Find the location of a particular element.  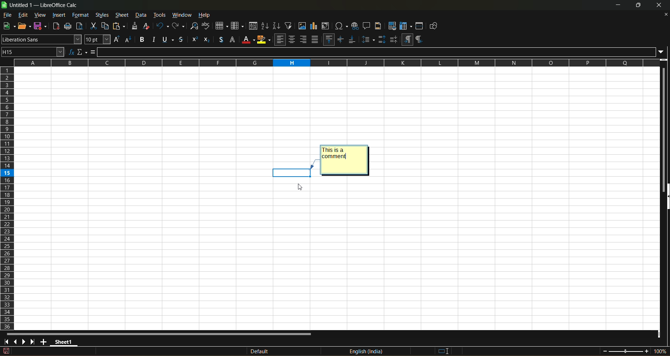

scroll to first sheet is located at coordinates (7, 342).